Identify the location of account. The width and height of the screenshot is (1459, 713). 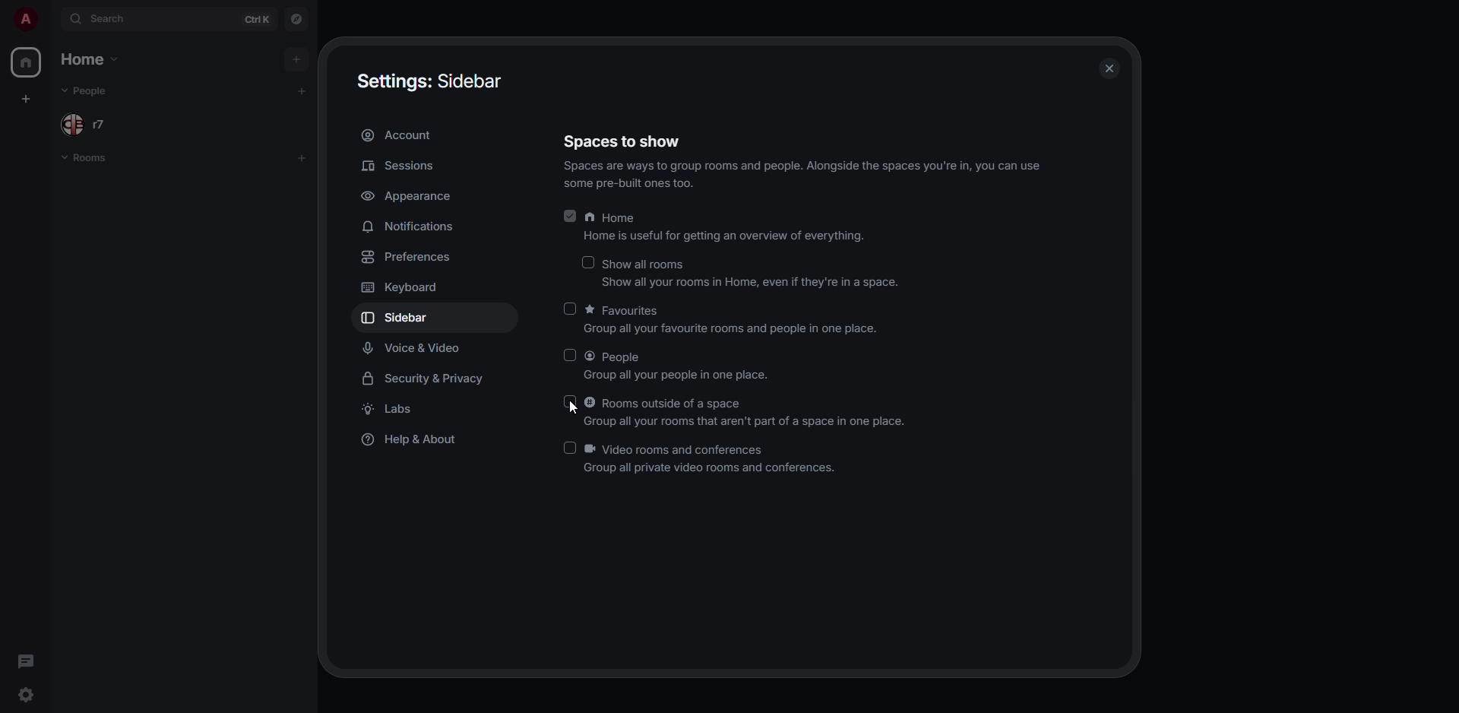
(400, 135).